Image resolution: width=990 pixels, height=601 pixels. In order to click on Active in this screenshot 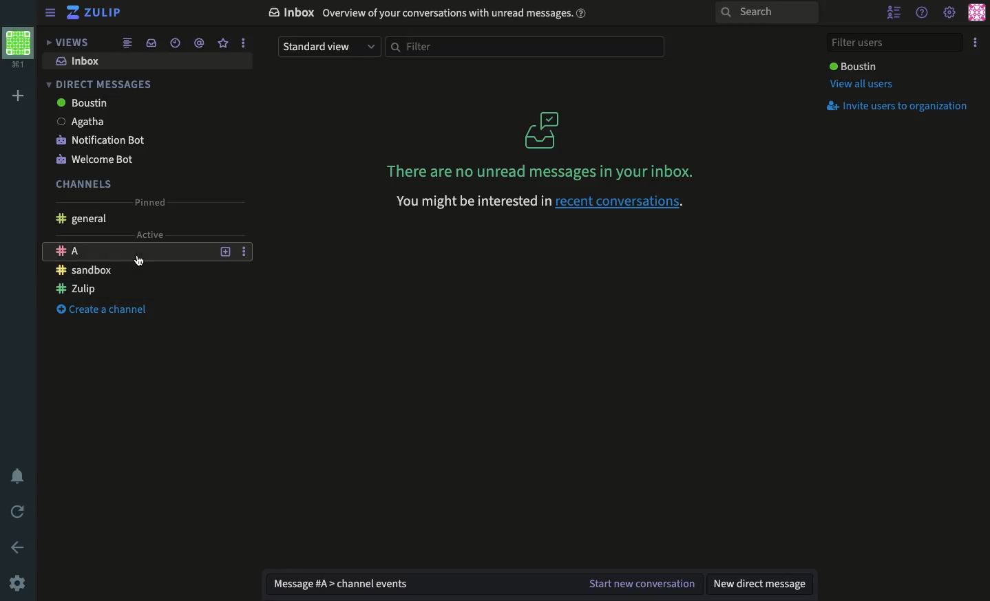, I will do `click(145, 234)`.